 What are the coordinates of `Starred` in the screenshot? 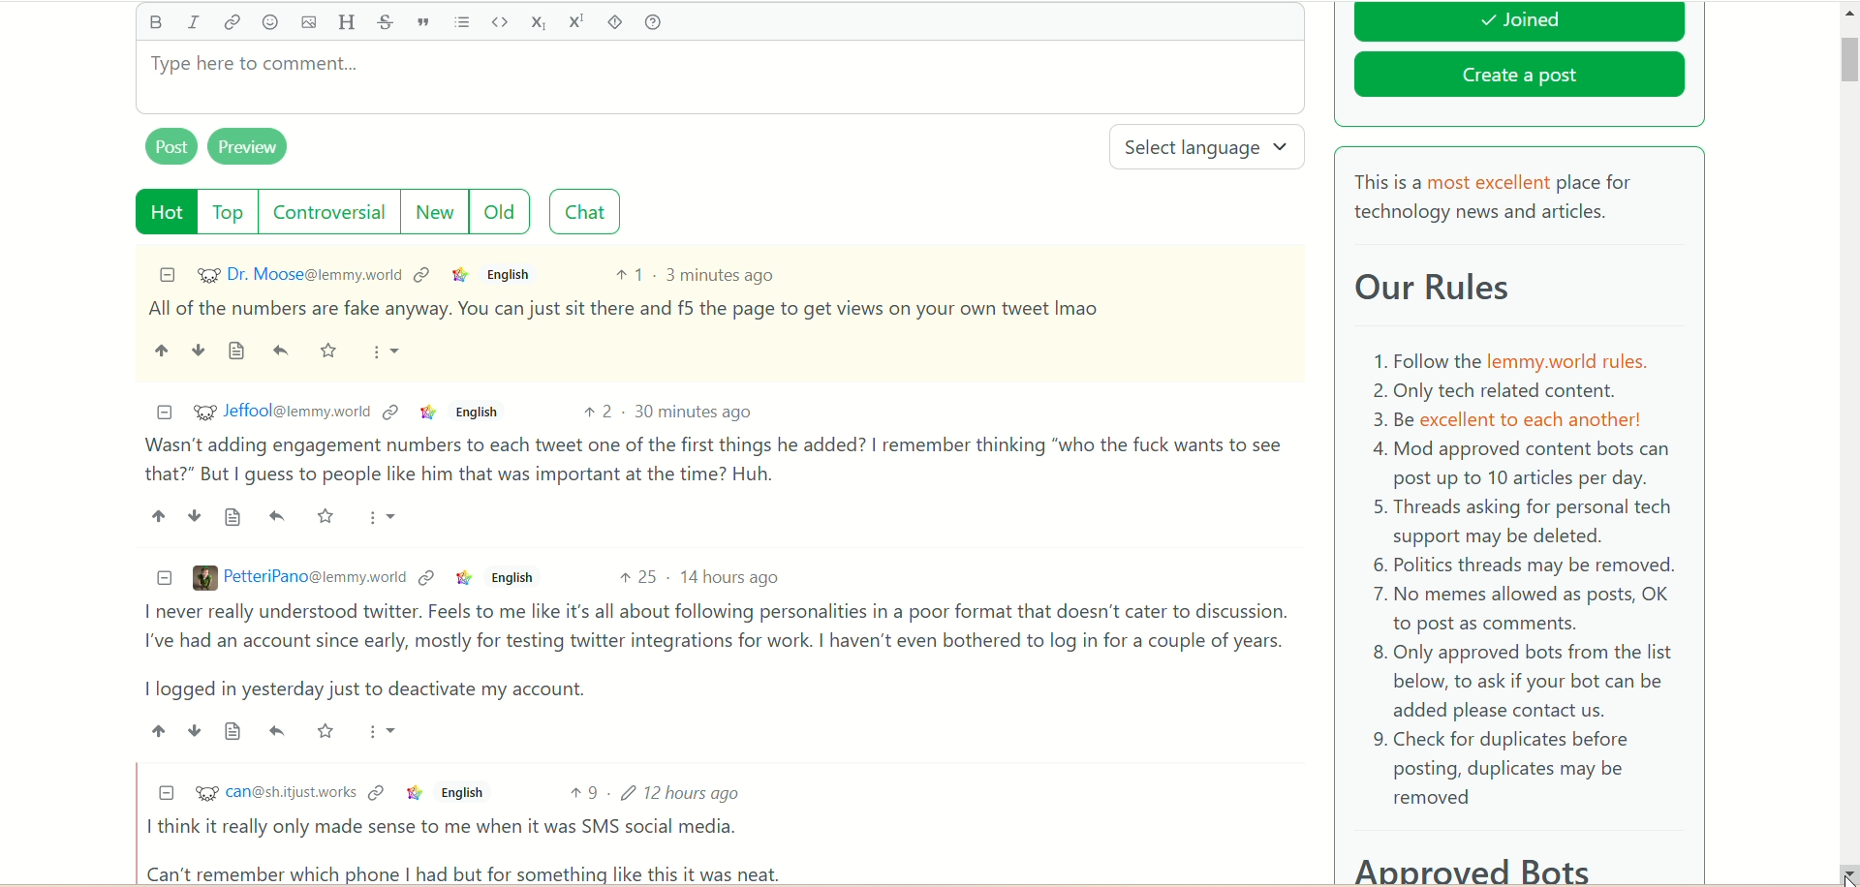 It's located at (327, 515).